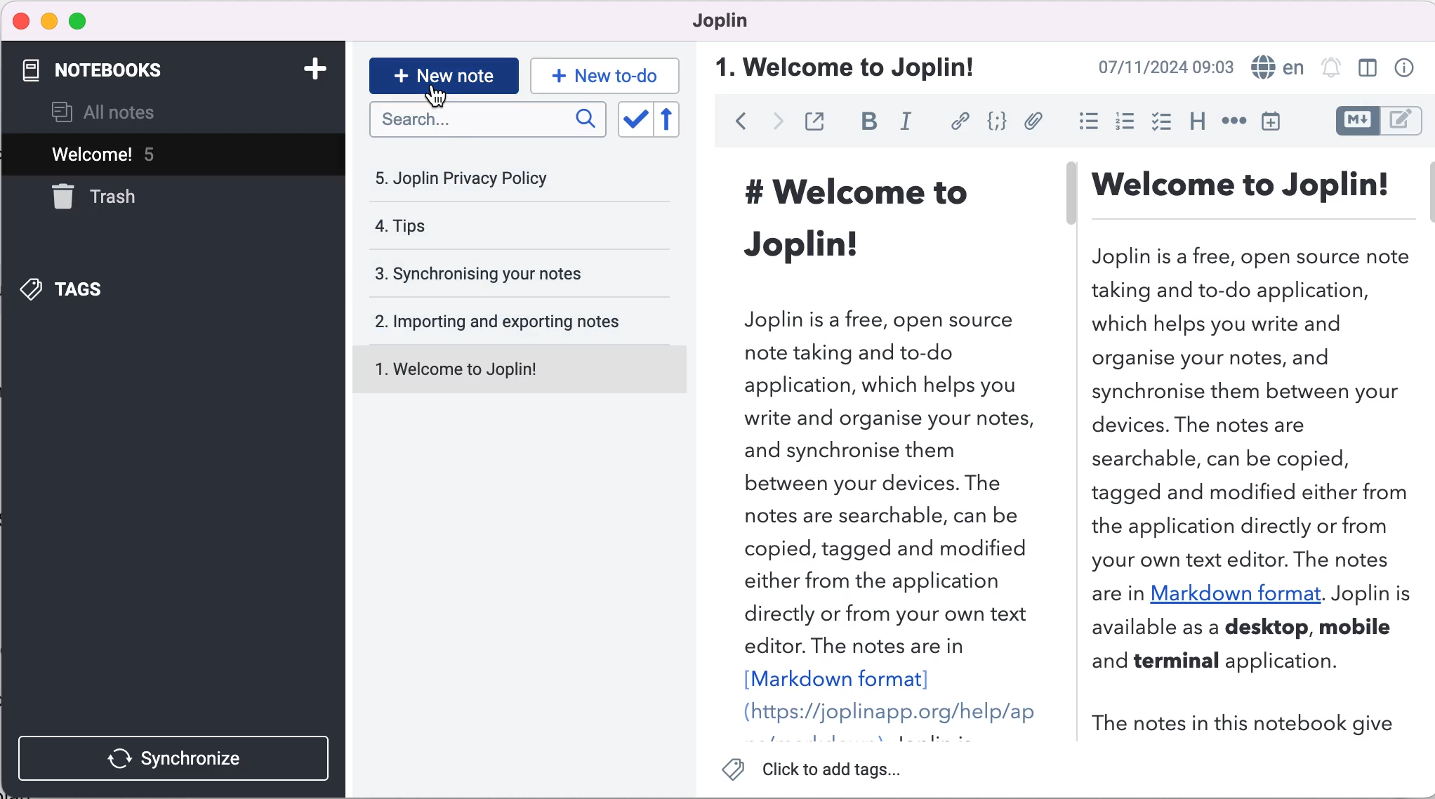 Image resolution: width=1435 pixels, height=799 pixels. I want to click on Welcome! 5, so click(141, 157).